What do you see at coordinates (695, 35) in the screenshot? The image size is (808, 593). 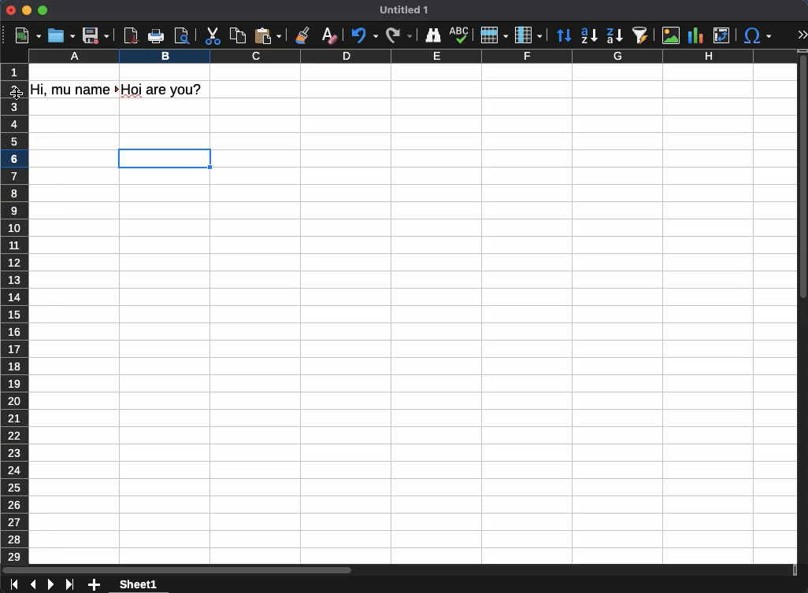 I see `chart` at bounding box center [695, 35].